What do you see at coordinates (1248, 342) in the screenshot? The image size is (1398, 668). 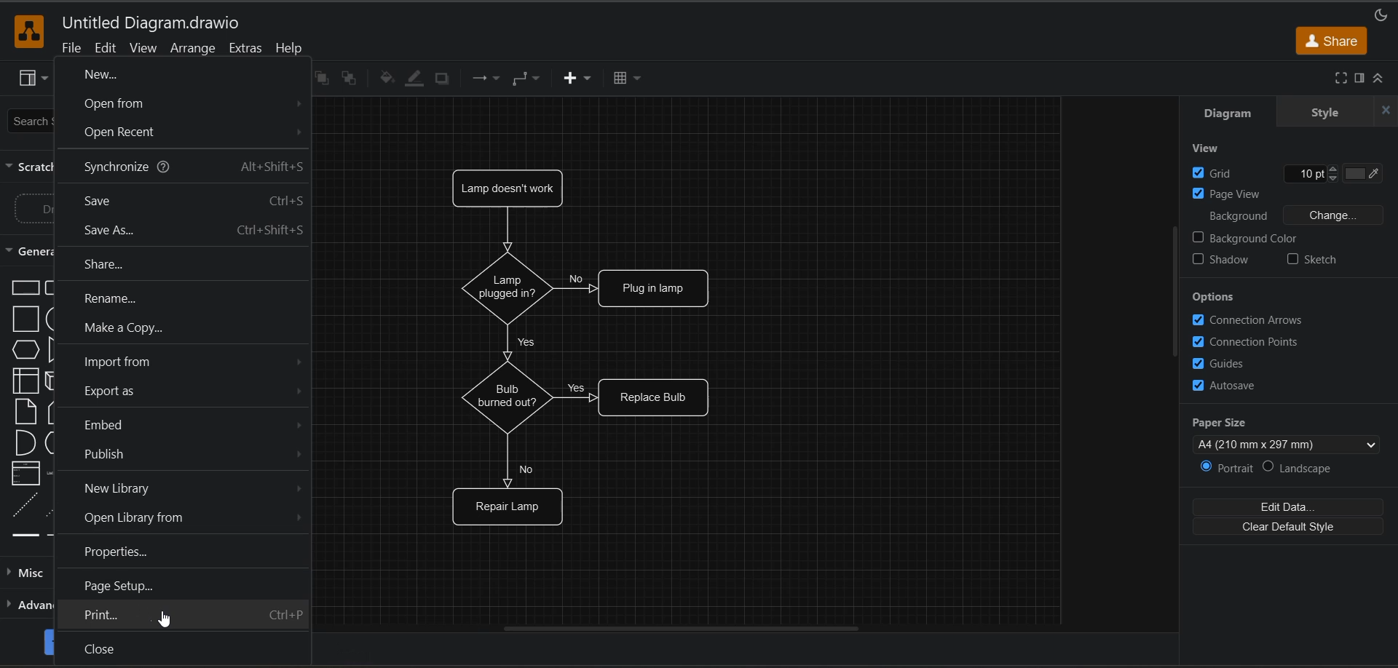 I see `connection points` at bounding box center [1248, 342].